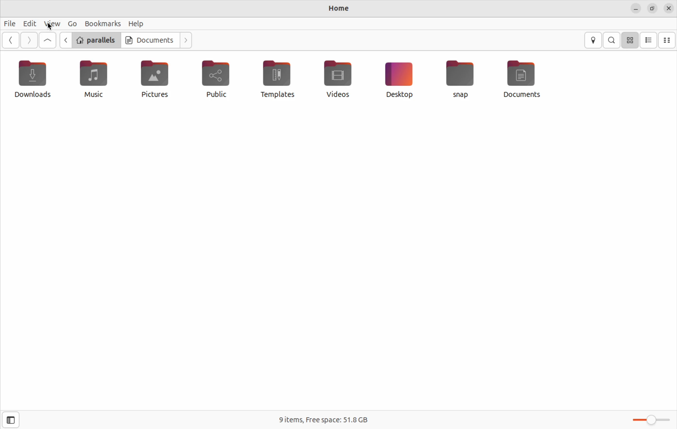  What do you see at coordinates (71, 24) in the screenshot?
I see `Go` at bounding box center [71, 24].